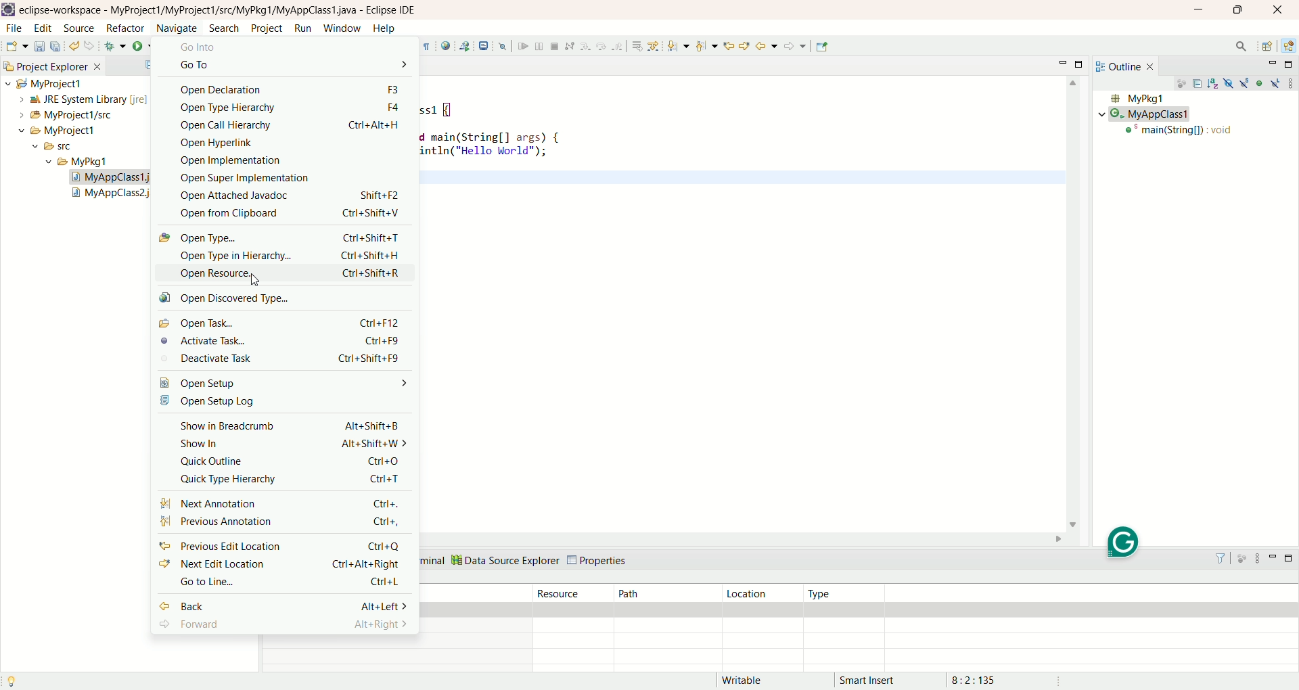 This screenshot has width=1299, height=690. Describe the element at coordinates (505, 559) in the screenshot. I see `data source explorer` at that location.